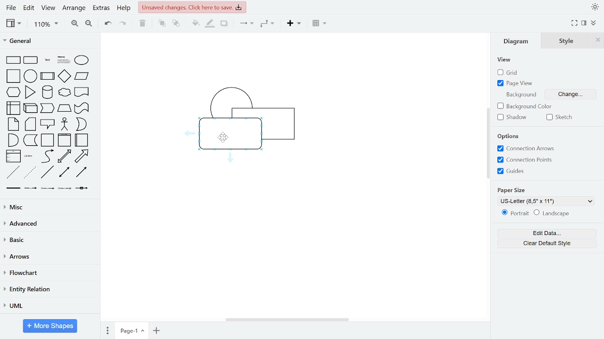  Describe the element at coordinates (29, 8) in the screenshot. I see `edit` at that location.